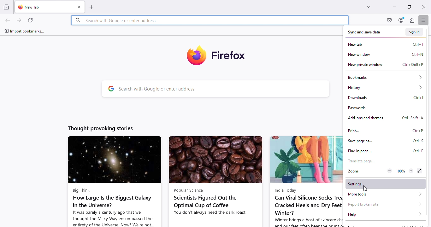  I want to click on Bookmarks, so click(384, 77).